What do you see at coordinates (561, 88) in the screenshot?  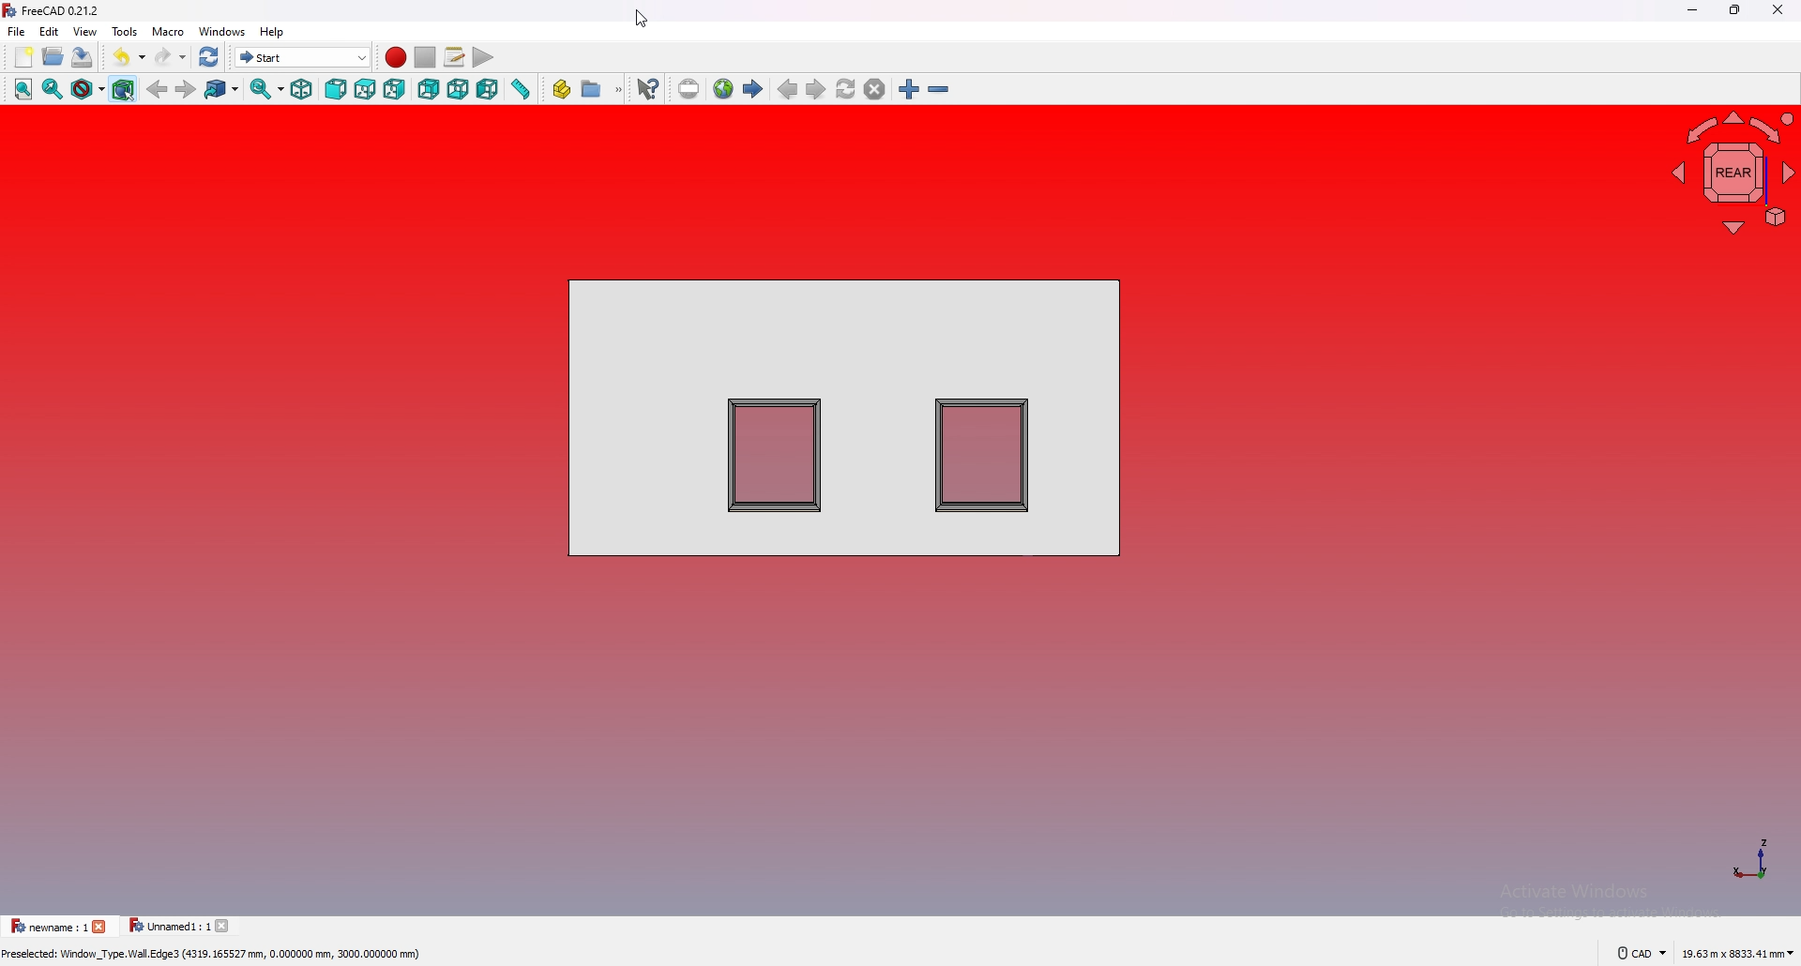 I see `create part` at bounding box center [561, 88].